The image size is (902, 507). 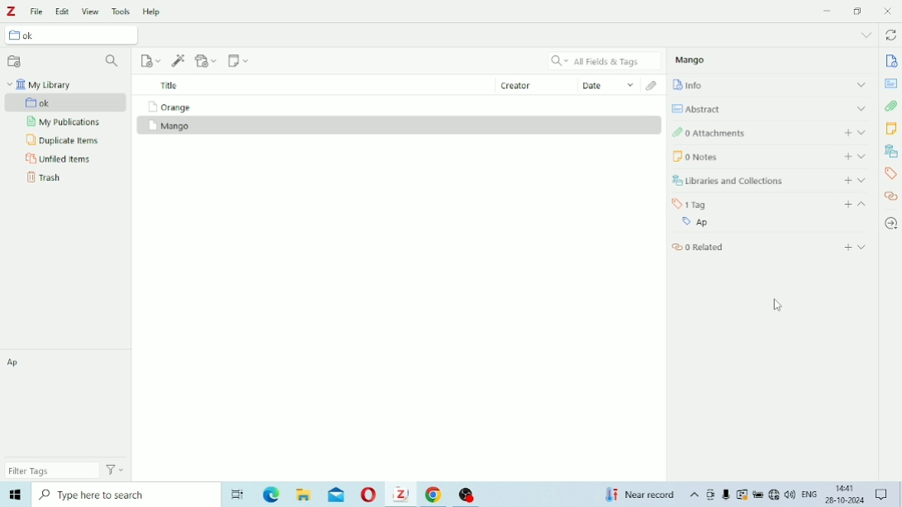 What do you see at coordinates (402, 495) in the screenshot?
I see `Zotero` at bounding box center [402, 495].